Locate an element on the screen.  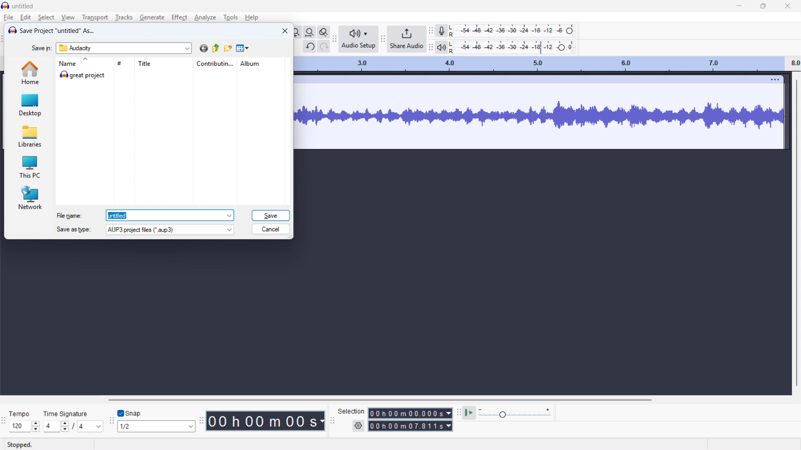
help is located at coordinates (252, 17).